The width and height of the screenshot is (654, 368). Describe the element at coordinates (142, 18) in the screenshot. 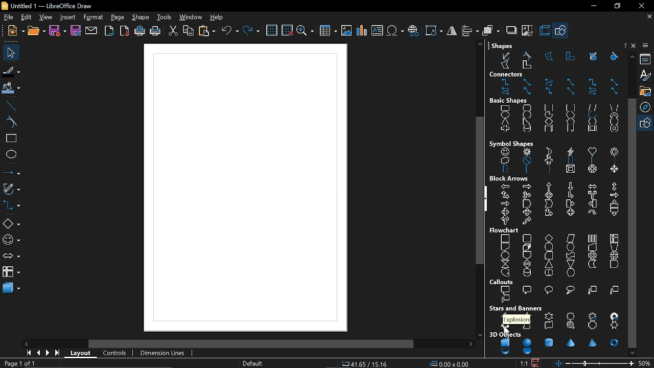

I see `shape` at that location.